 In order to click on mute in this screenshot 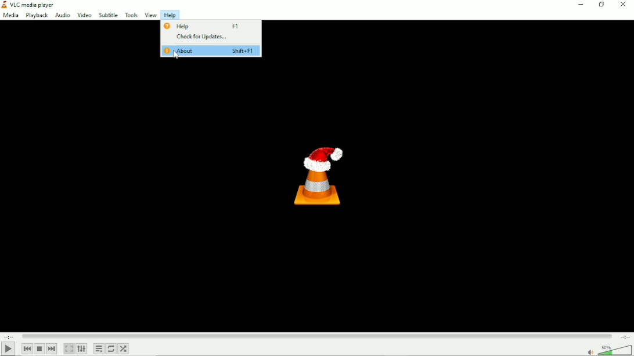, I will do `click(590, 352)`.